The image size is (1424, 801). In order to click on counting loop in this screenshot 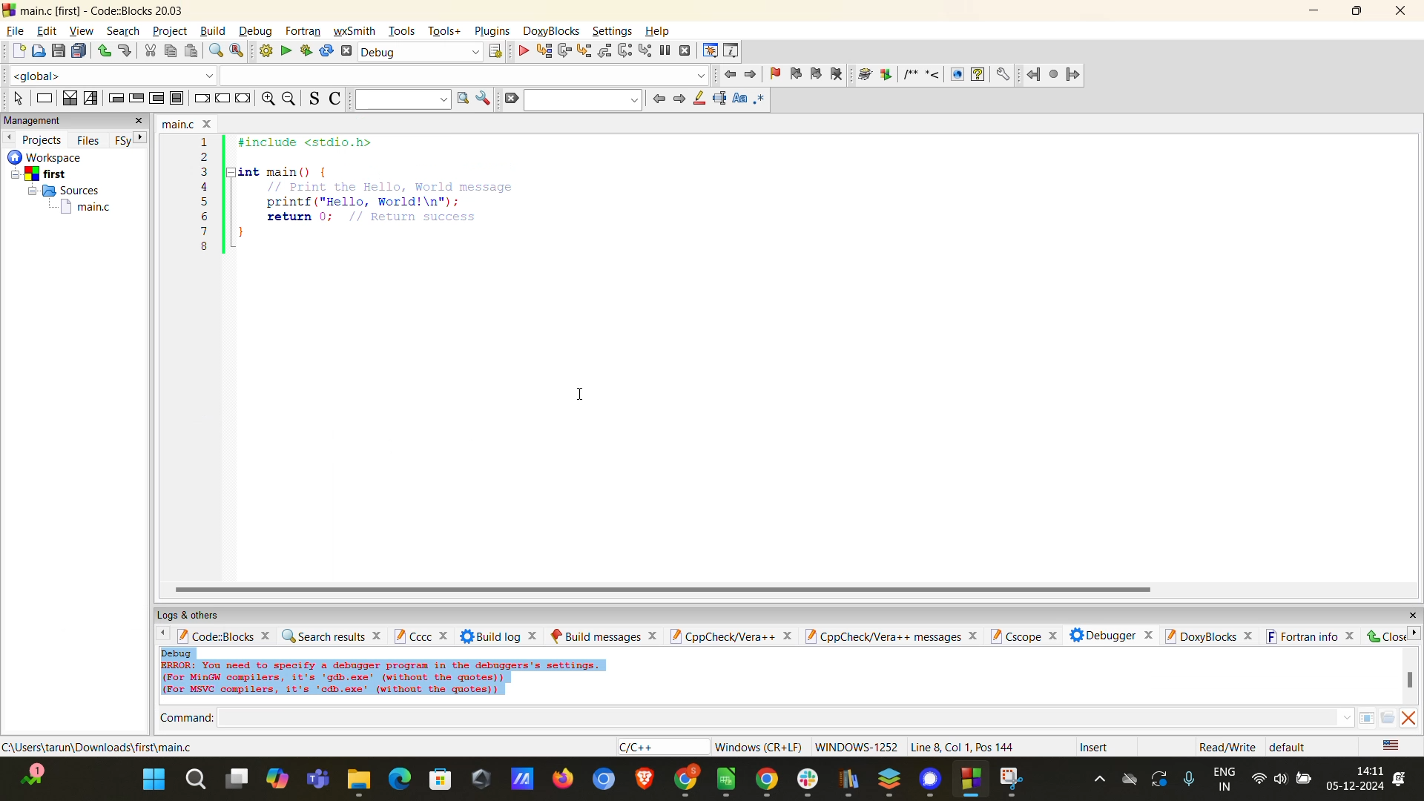, I will do `click(157, 96)`.